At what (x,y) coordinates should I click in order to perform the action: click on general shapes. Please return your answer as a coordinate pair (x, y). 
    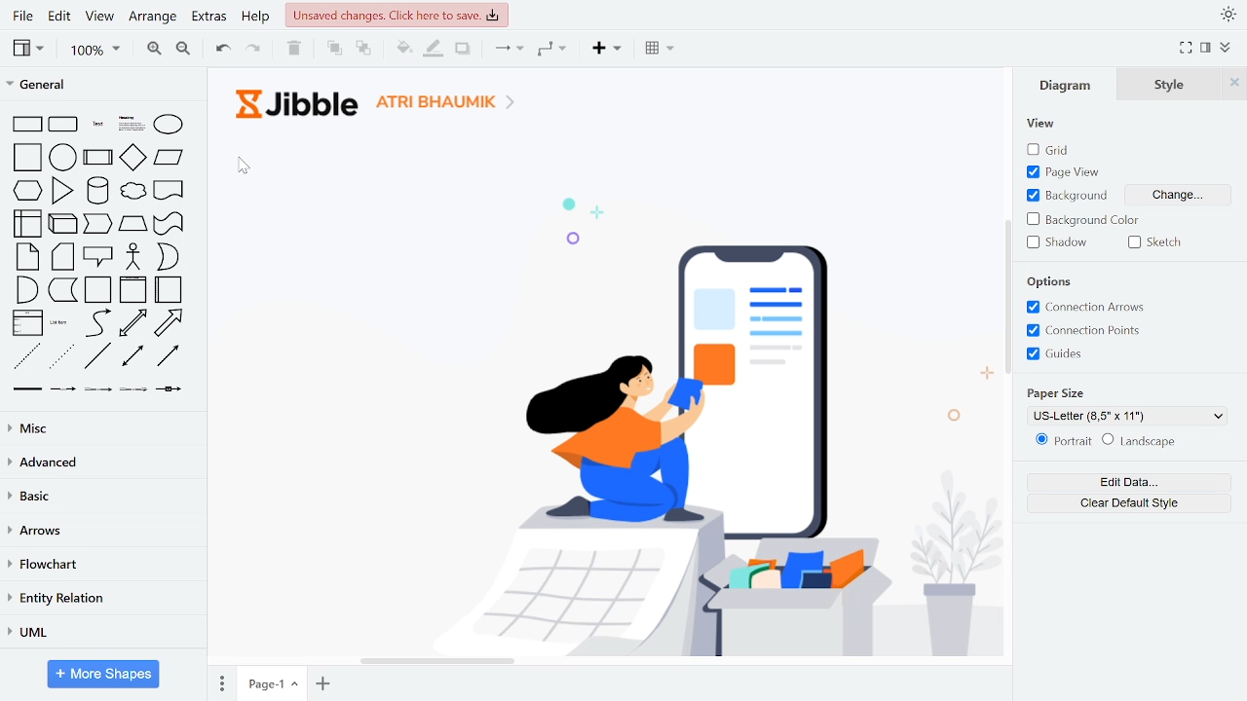
    Looking at the image, I should click on (131, 222).